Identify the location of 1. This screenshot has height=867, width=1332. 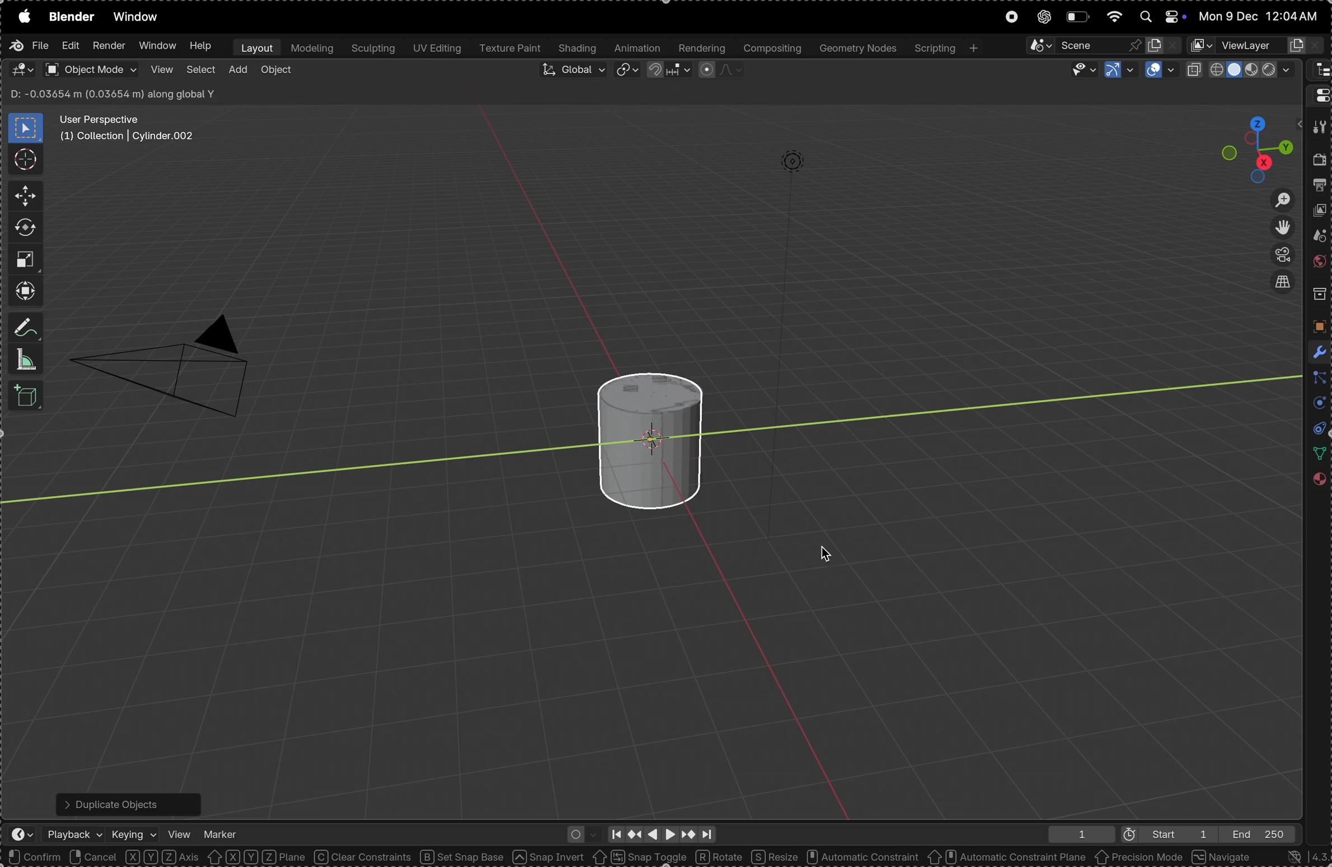
(1077, 834).